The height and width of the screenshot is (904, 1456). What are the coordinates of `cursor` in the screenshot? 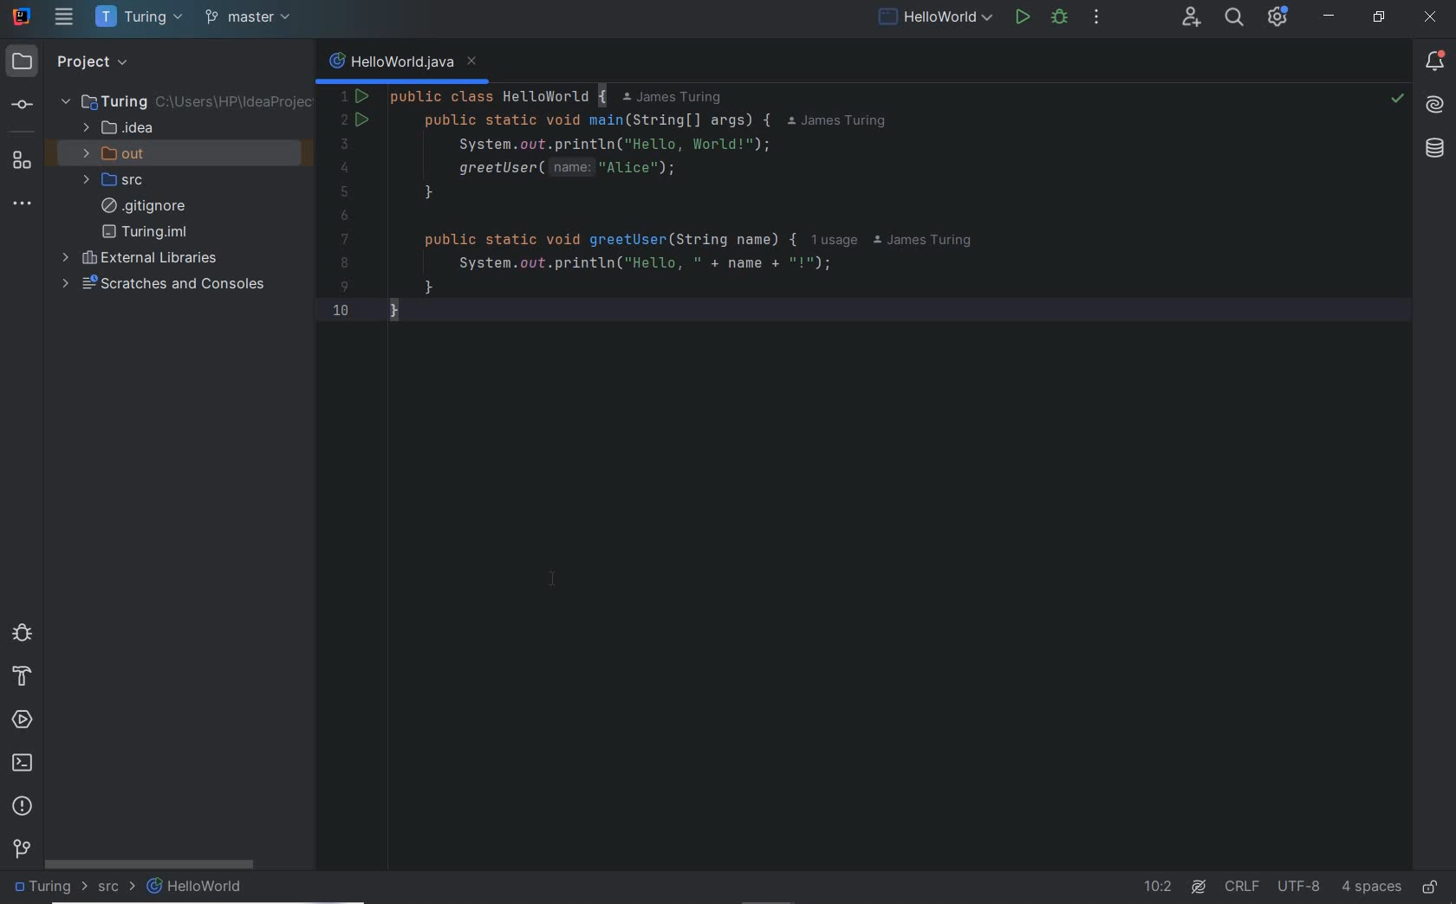 It's located at (554, 578).